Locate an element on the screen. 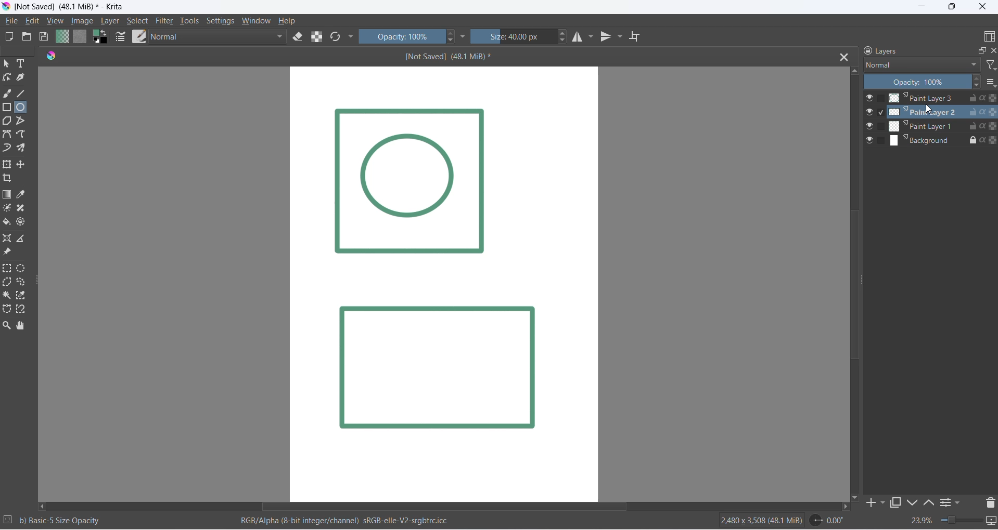 The image size is (998, 530). refresh is located at coordinates (335, 38).